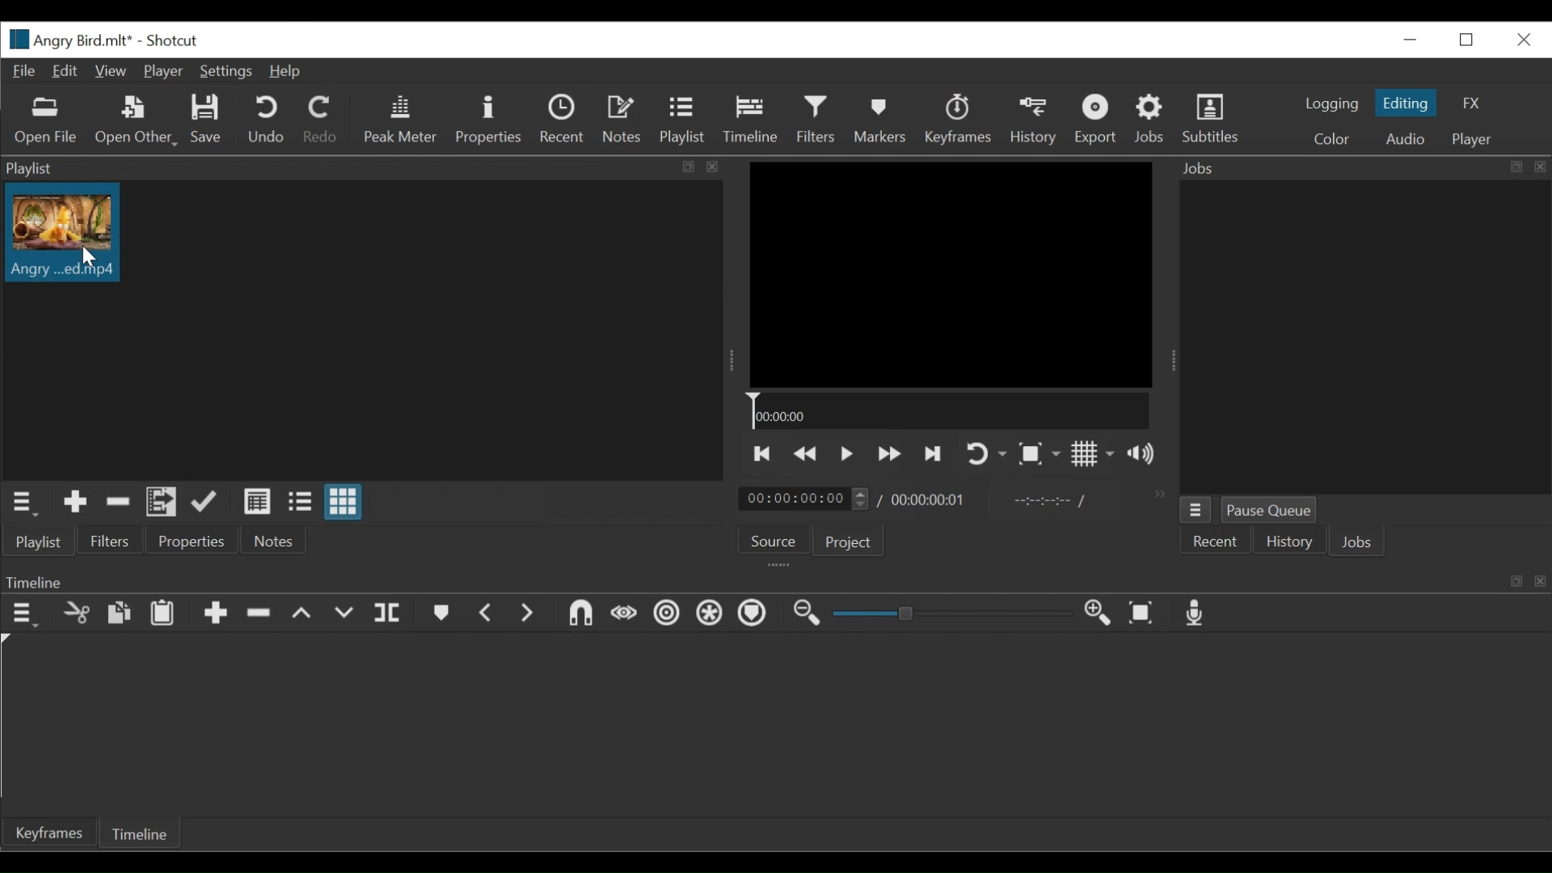  Describe the element at coordinates (1413, 40) in the screenshot. I see `Minimize` at that location.